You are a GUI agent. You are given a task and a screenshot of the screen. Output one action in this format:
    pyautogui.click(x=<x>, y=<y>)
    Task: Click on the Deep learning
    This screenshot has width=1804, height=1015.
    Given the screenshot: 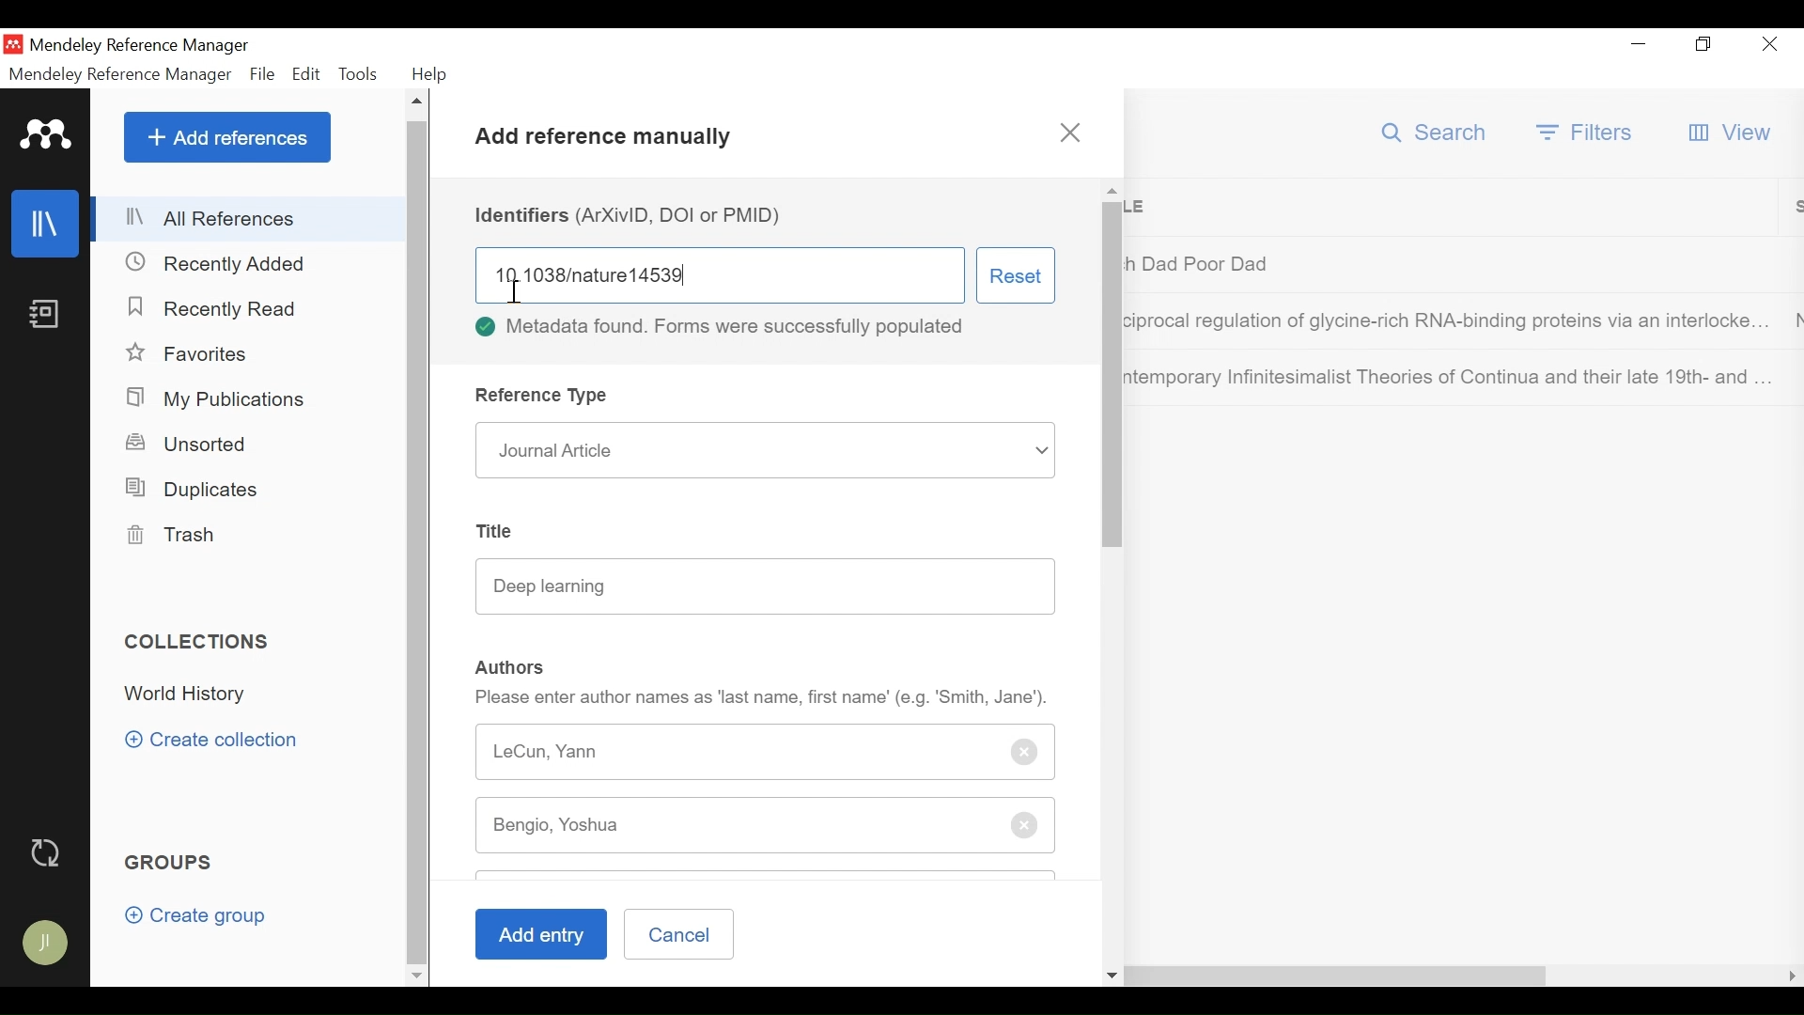 What is the action you would take?
    pyautogui.click(x=766, y=586)
    